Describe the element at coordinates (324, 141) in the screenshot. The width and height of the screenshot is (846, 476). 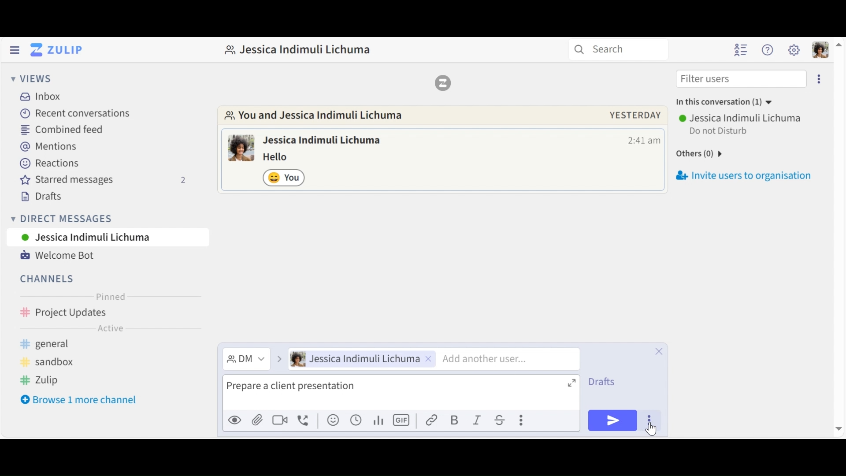
I see `View user card` at that location.